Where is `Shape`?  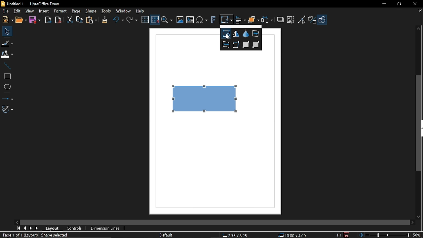
Shape is located at coordinates (323, 21).